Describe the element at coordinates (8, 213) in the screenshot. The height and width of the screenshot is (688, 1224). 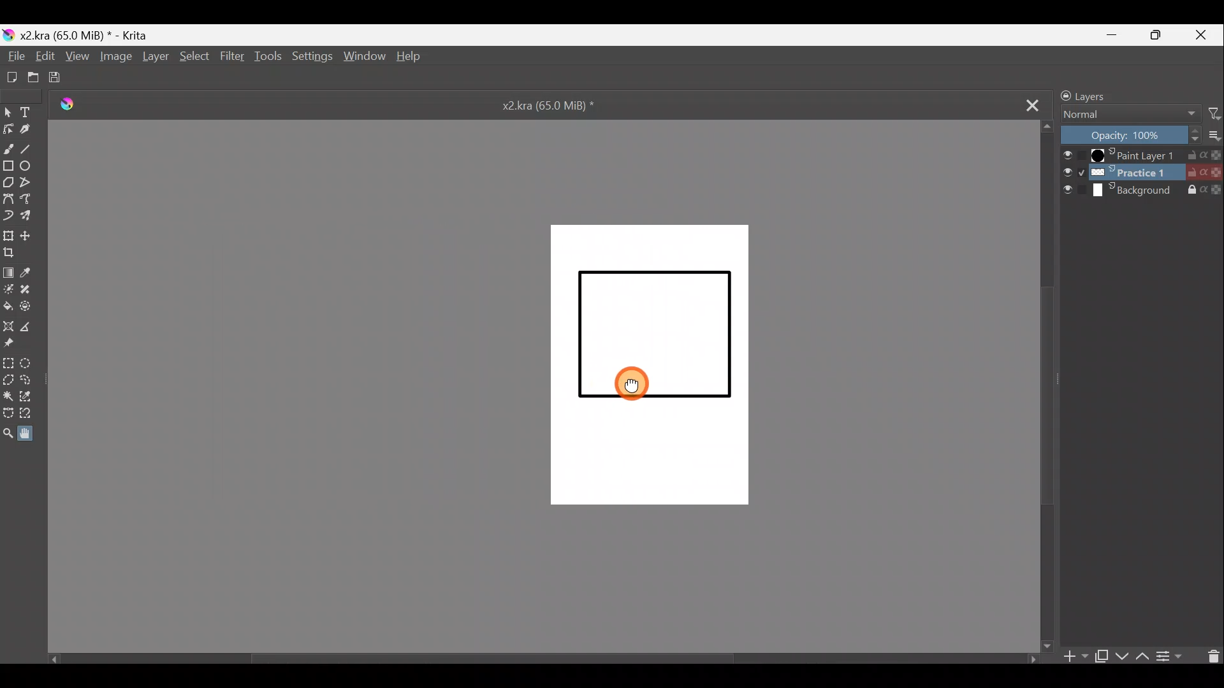
I see `Dynamic brush tool` at that location.